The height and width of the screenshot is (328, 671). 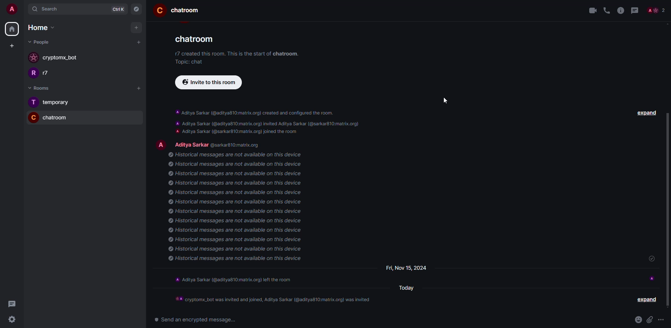 What do you see at coordinates (237, 208) in the screenshot?
I see `info` at bounding box center [237, 208].